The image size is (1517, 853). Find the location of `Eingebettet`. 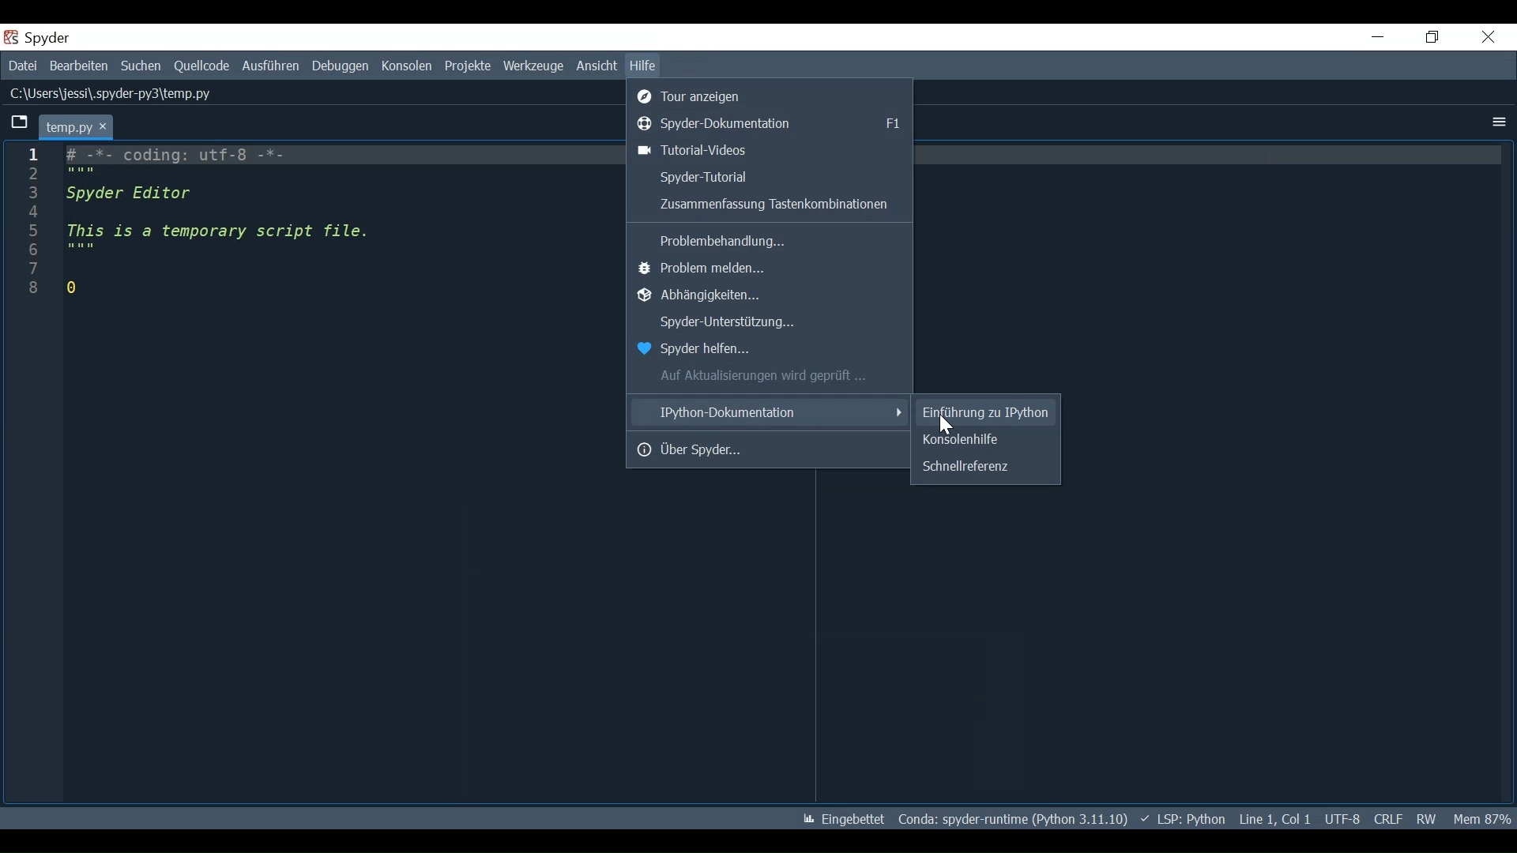

Eingebettet is located at coordinates (845, 820).